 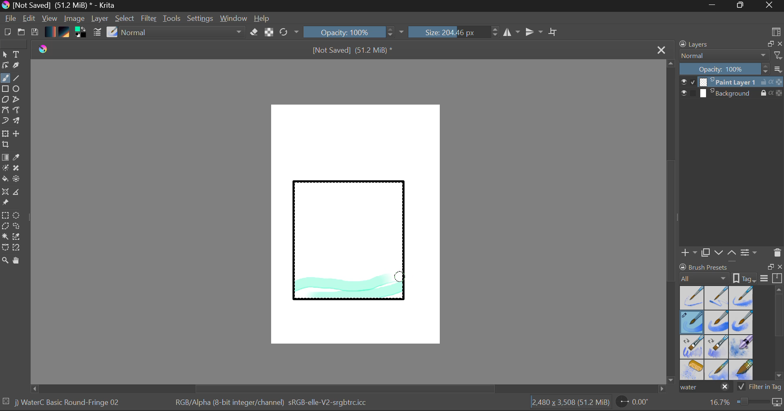 What do you see at coordinates (200, 18) in the screenshot?
I see `Settings` at bounding box center [200, 18].